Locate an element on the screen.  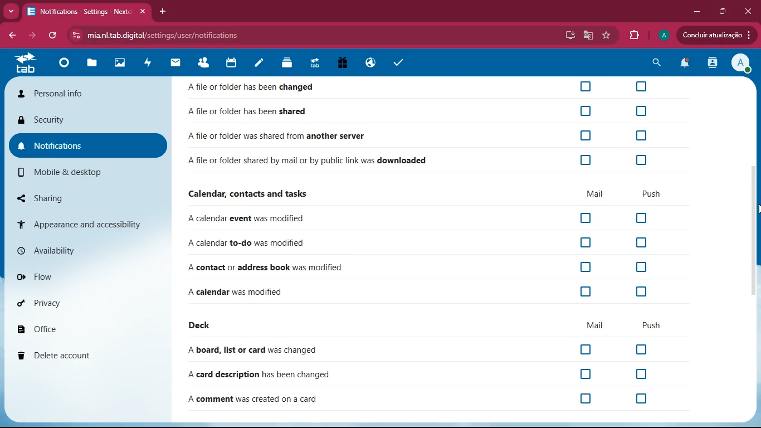
notifications is located at coordinates (83, 147).